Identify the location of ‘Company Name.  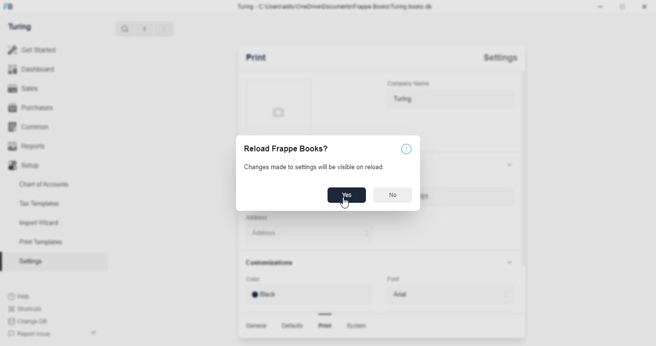
(410, 84).